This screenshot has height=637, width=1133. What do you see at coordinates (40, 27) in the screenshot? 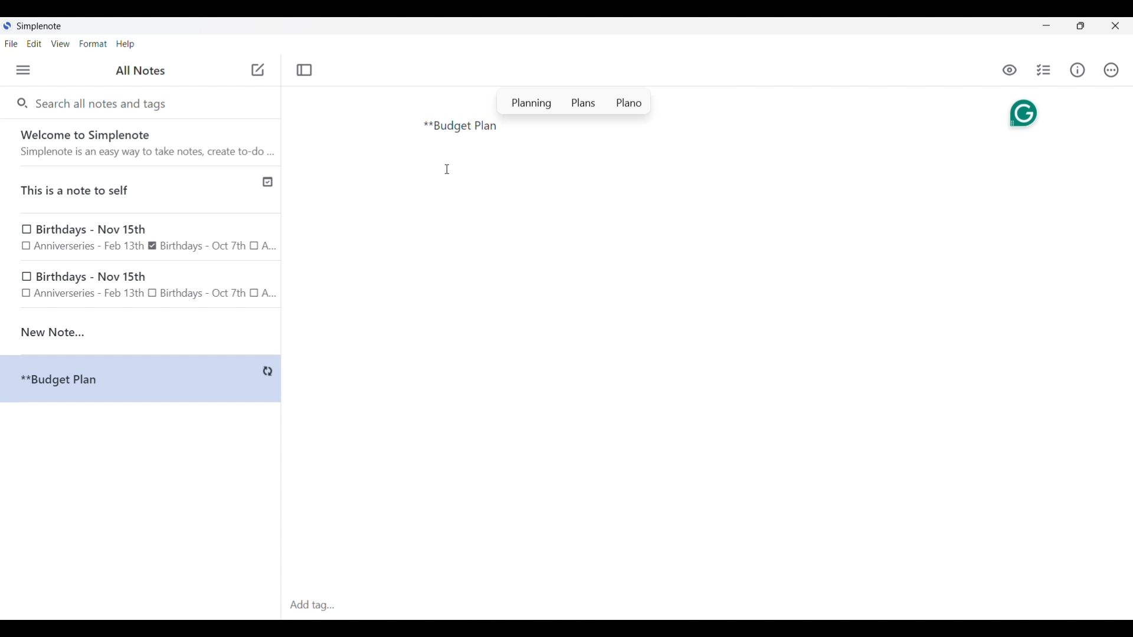
I see `Software name` at bounding box center [40, 27].